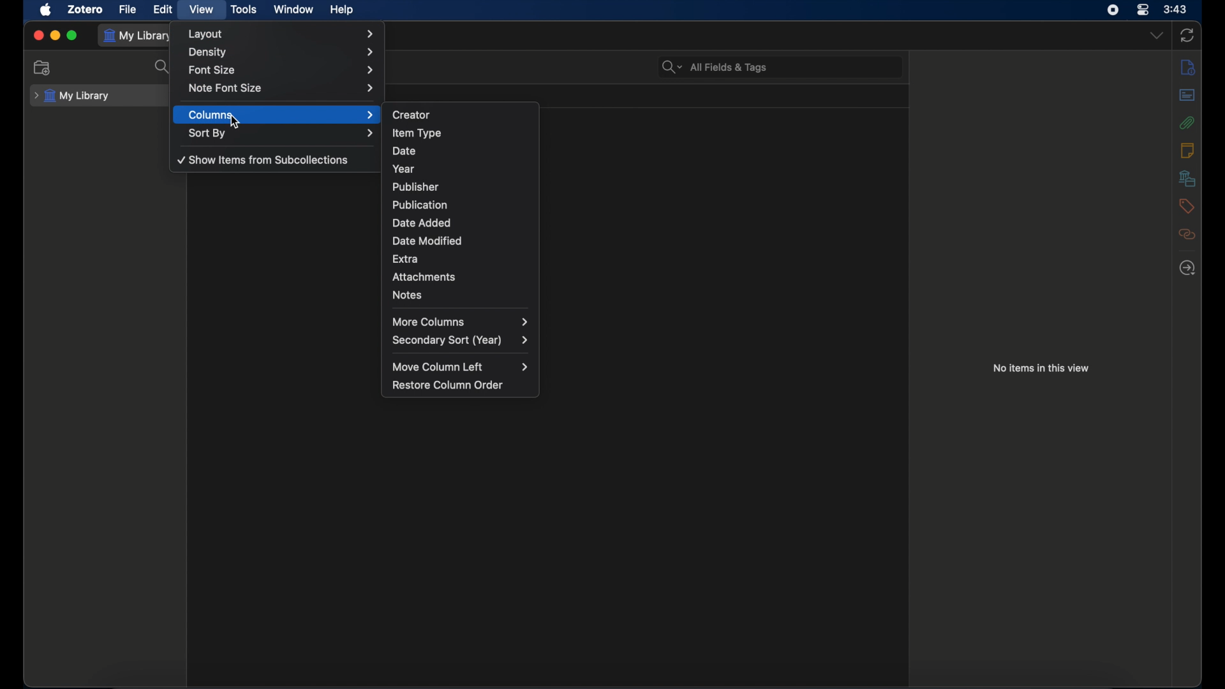  Describe the element at coordinates (71, 96) in the screenshot. I see `my library` at that location.